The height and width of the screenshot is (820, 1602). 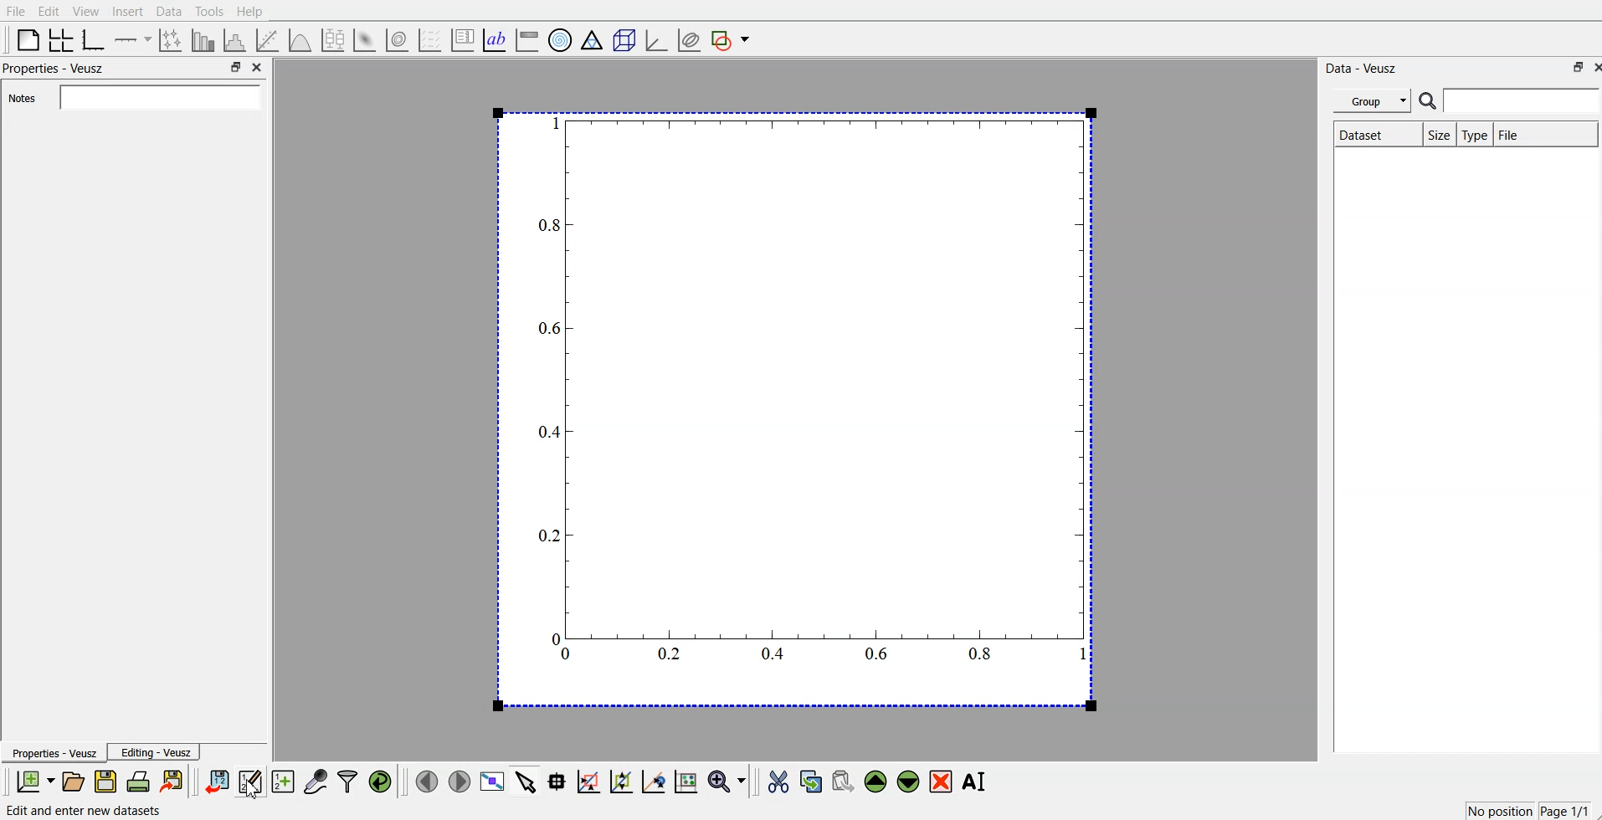 What do you see at coordinates (655, 37) in the screenshot?
I see `3d graph` at bounding box center [655, 37].